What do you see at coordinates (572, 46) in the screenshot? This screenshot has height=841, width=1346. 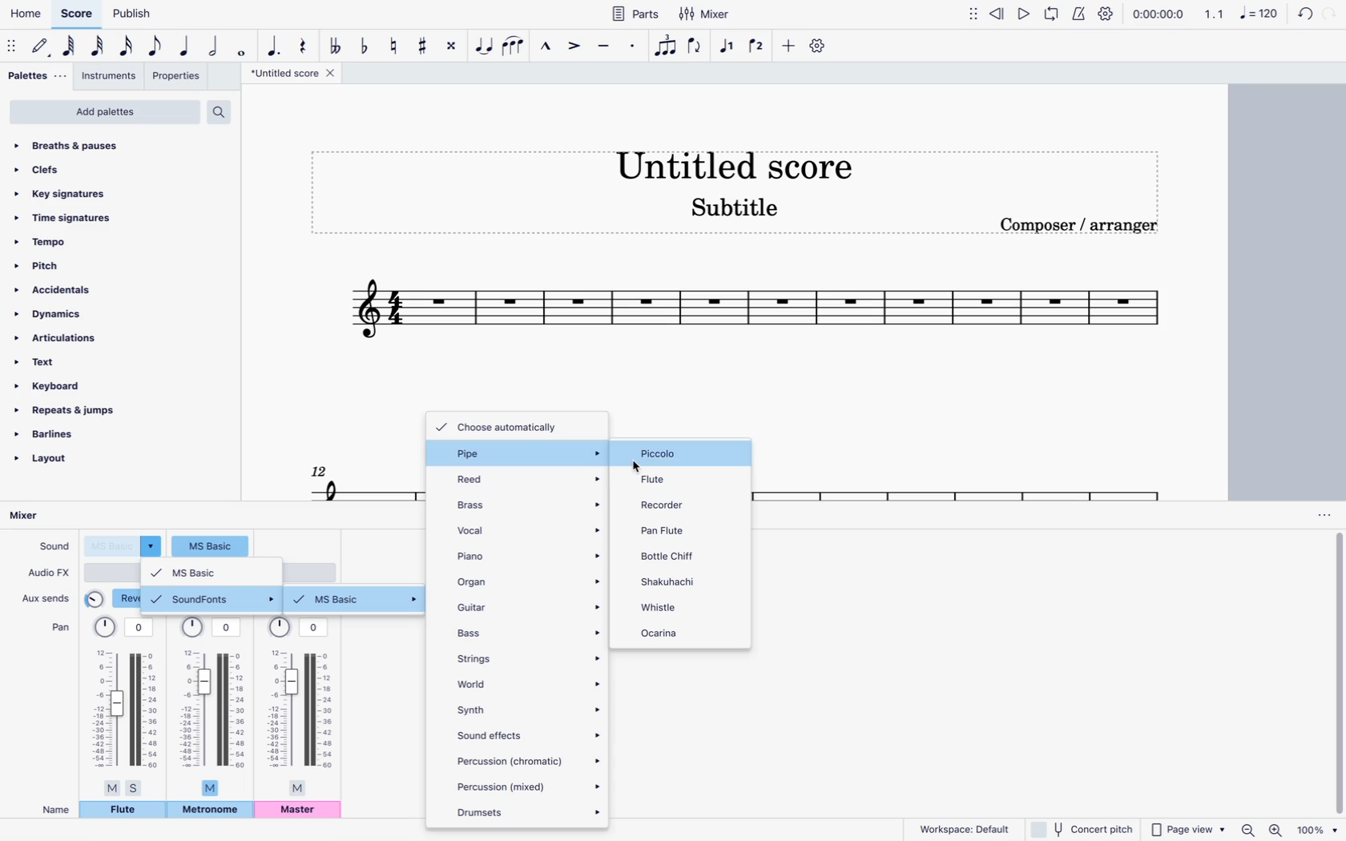 I see `accent` at bounding box center [572, 46].